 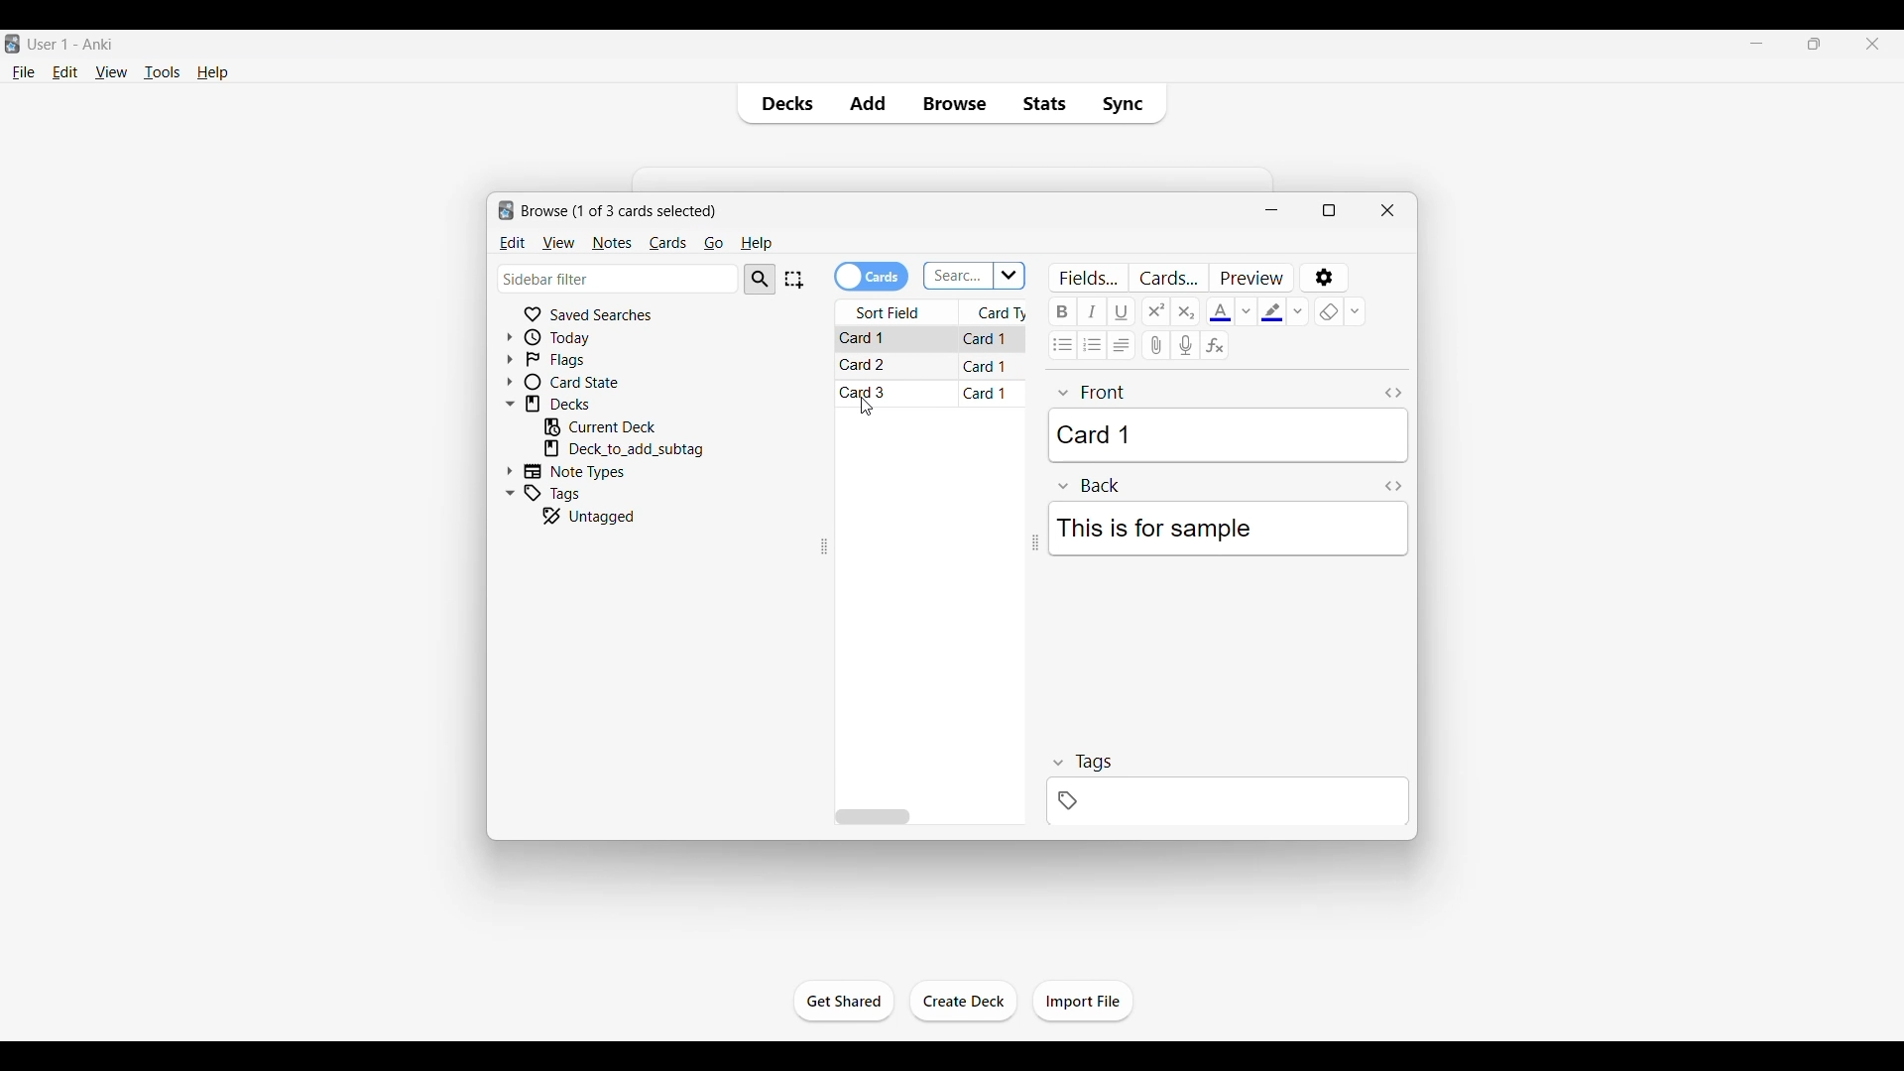 I want to click on Preview selected card, so click(x=1250, y=278).